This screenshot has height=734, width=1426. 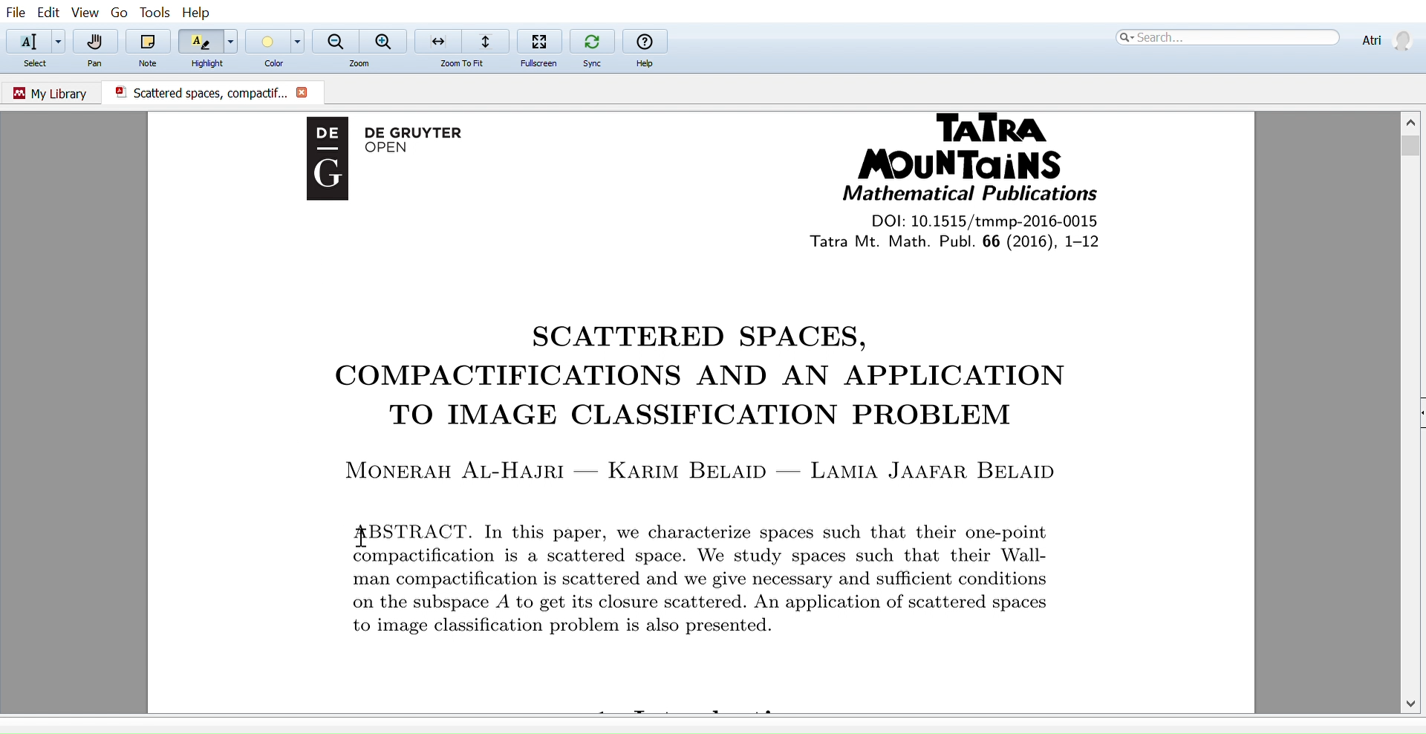 I want to click on View, so click(x=86, y=13).